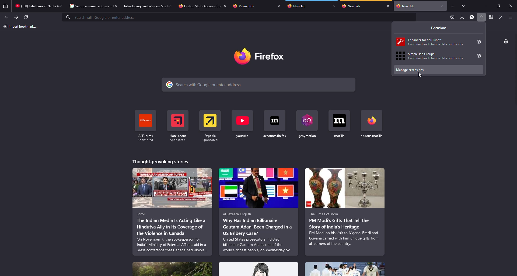 The image size is (517, 276). What do you see at coordinates (140, 6) in the screenshot?
I see `tab` at bounding box center [140, 6].